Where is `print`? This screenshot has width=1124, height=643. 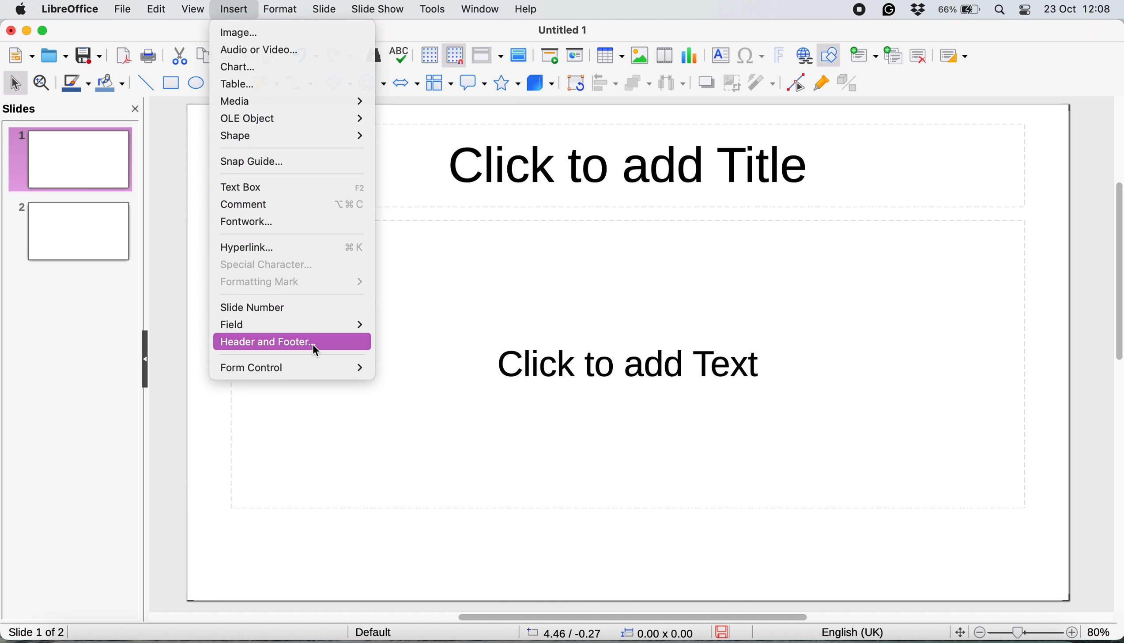 print is located at coordinates (148, 56).